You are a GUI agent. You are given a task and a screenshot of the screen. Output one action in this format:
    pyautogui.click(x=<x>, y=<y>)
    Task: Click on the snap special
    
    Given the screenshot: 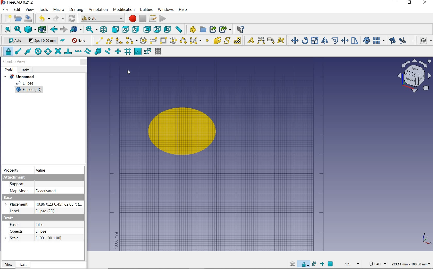 What is the action you would take?
    pyautogui.click(x=98, y=52)
    